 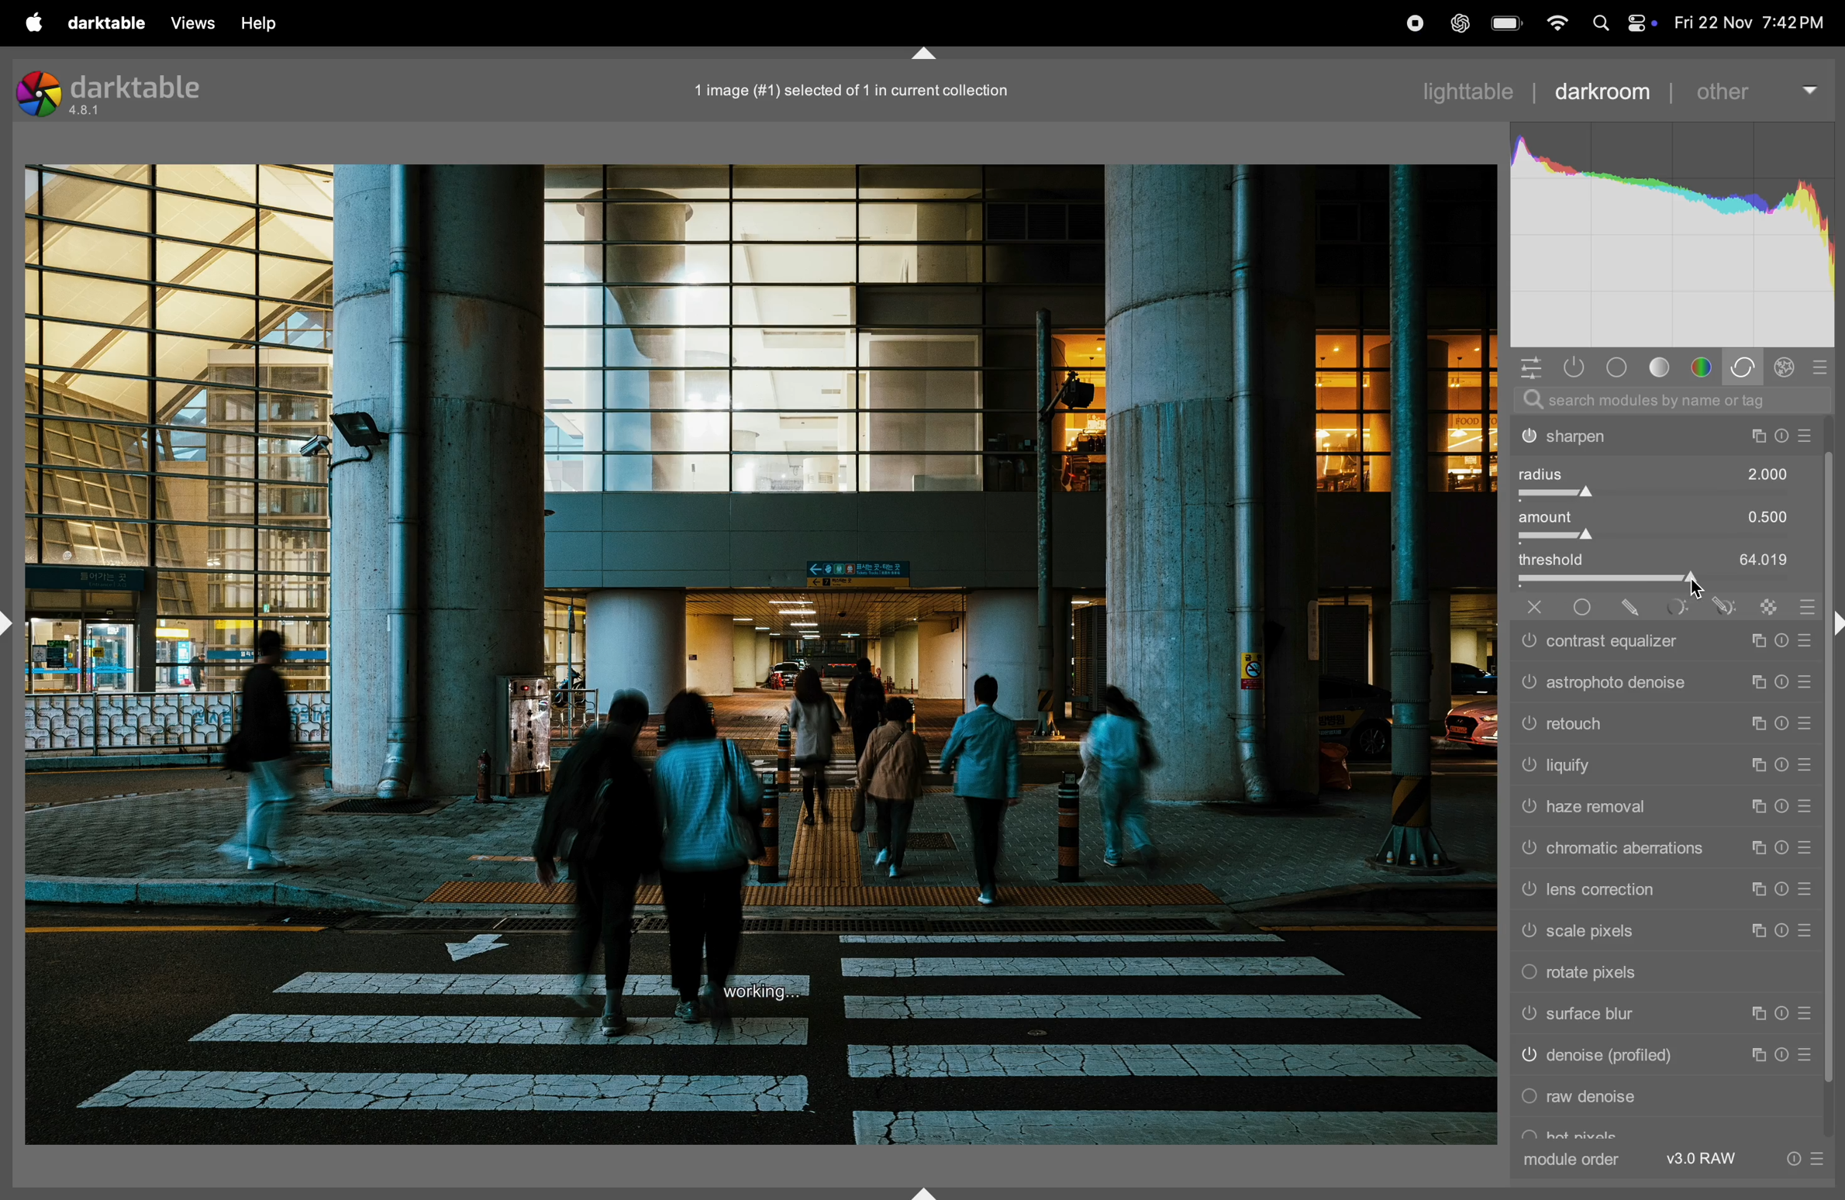 What do you see at coordinates (1674, 233) in the screenshot?
I see `histogram` at bounding box center [1674, 233].